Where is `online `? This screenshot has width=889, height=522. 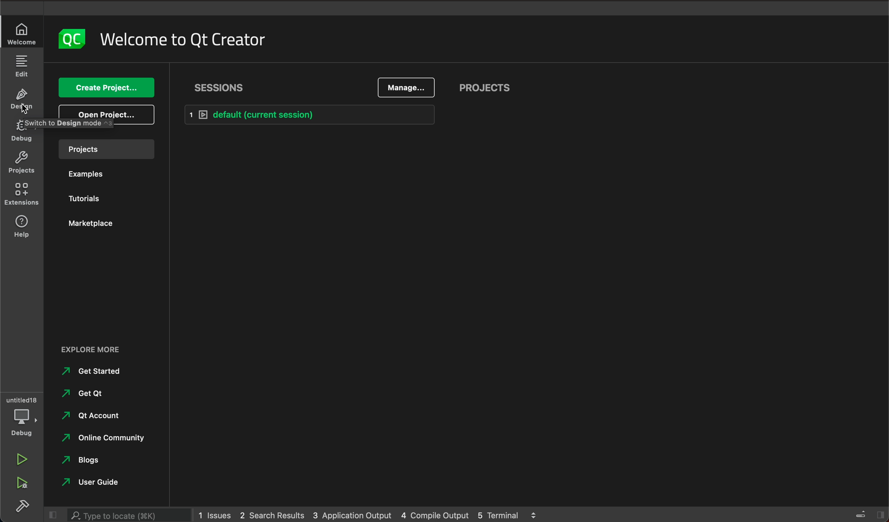 online  is located at coordinates (108, 440).